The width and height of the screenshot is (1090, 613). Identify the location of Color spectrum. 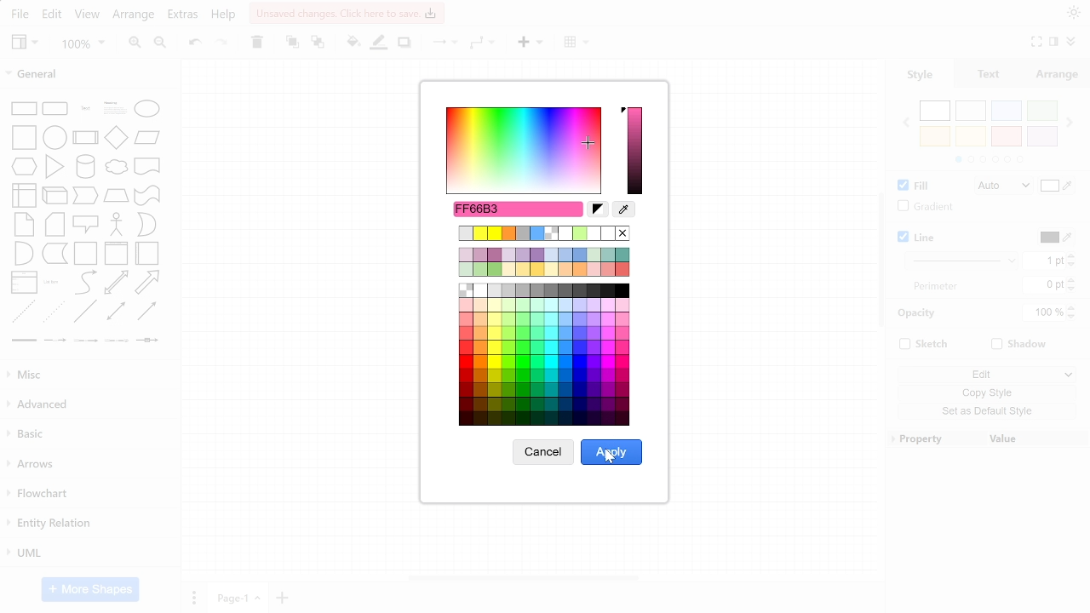
(521, 149).